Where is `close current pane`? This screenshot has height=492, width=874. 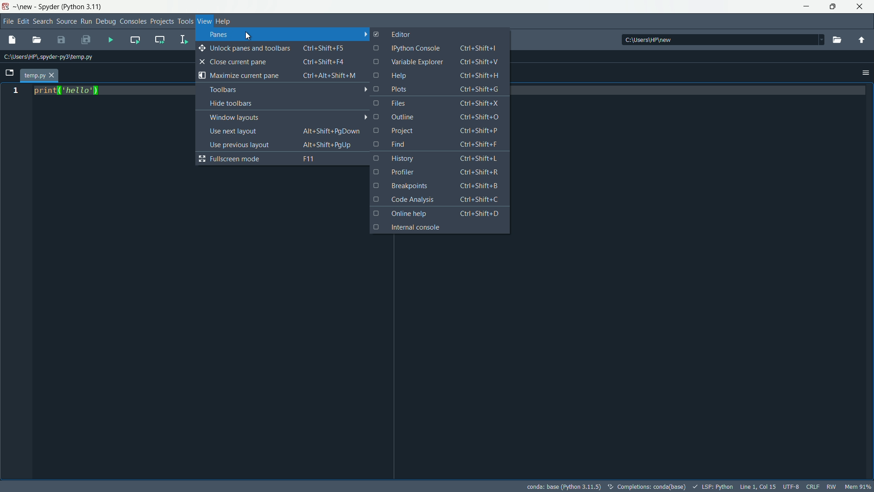
close current pane is located at coordinates (280, 62).